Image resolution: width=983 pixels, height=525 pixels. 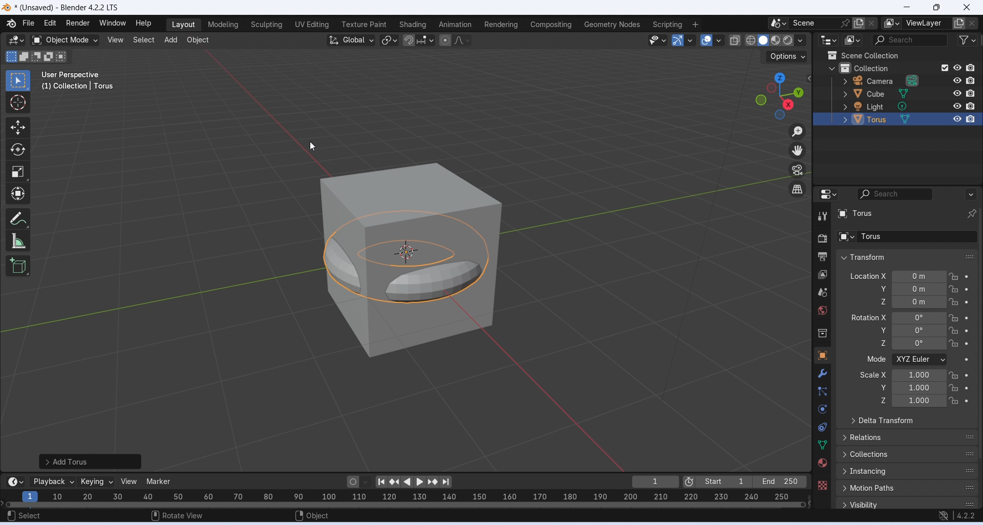 I want to click on Y axis, so click(x=932, y=331).